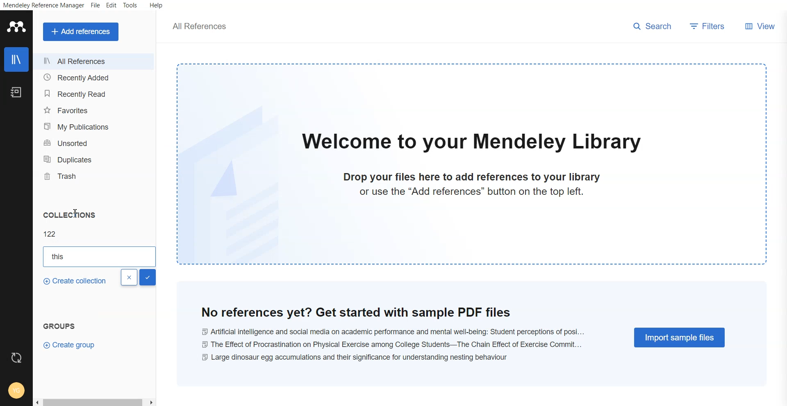 The image size is (787, 406). I want to click on Groups, so click(64, 326).